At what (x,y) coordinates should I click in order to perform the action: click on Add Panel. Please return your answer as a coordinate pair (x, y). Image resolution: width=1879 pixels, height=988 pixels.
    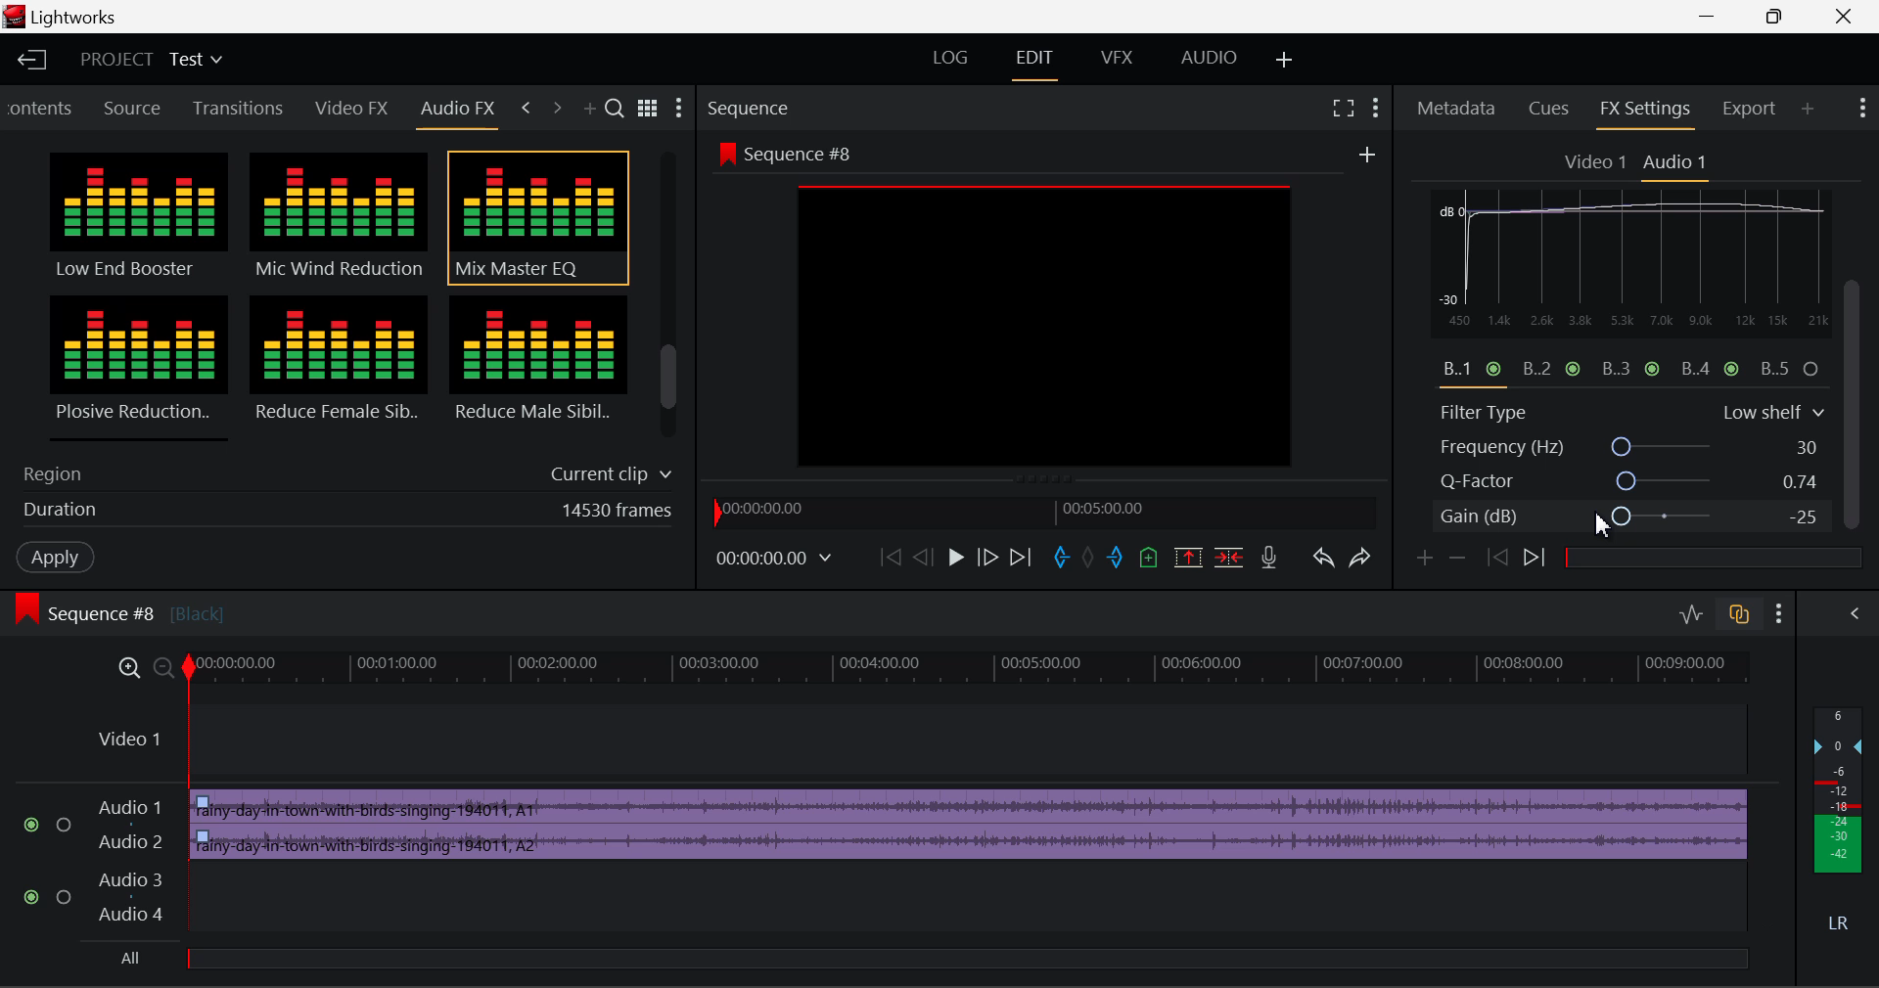
    Looking at the image, I should click on (592, 111).